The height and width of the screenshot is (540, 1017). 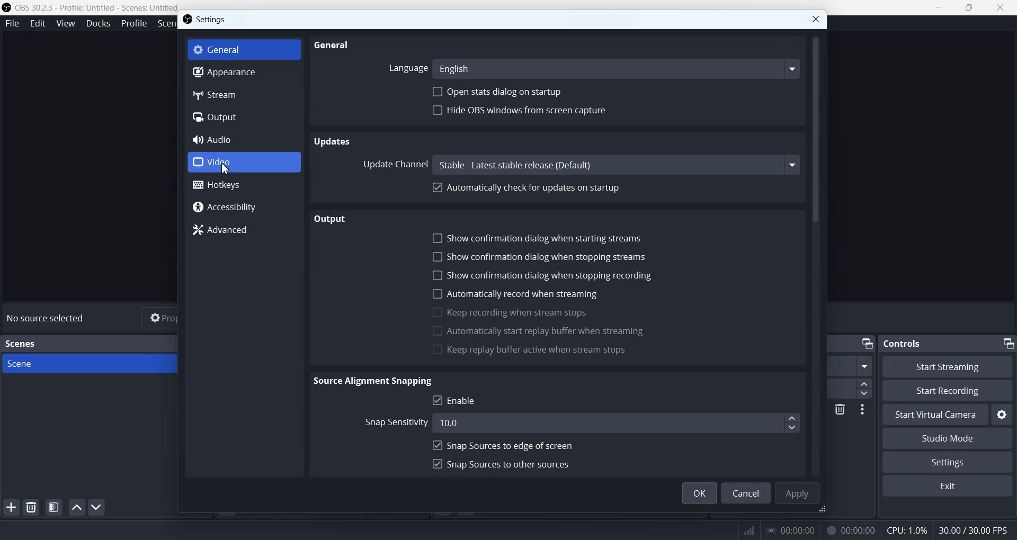 What do you see at coordinates (333, 142) in the screenshot?
I see `Updates` at bounding box center [333, 142].